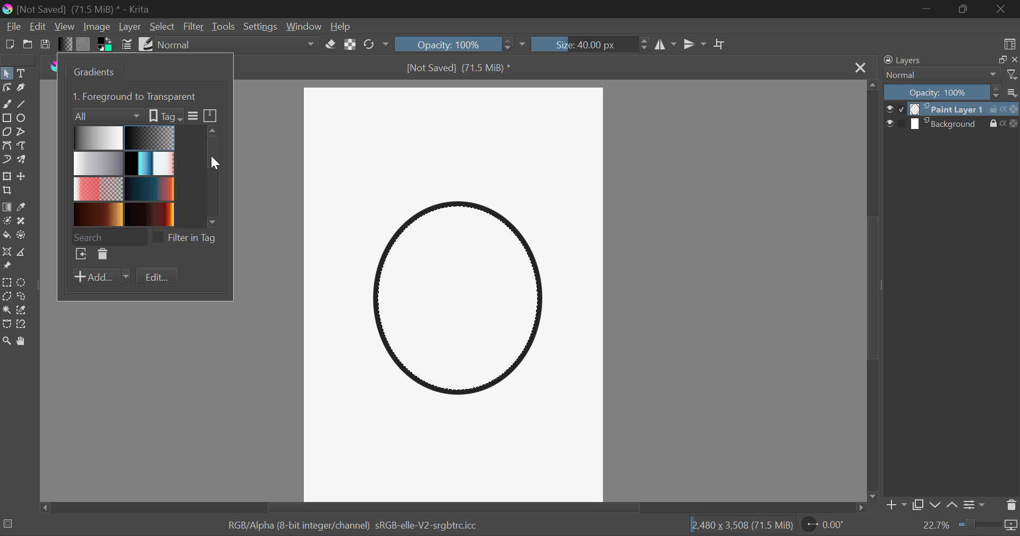  I want to click on Pattern, so click(83, 45).